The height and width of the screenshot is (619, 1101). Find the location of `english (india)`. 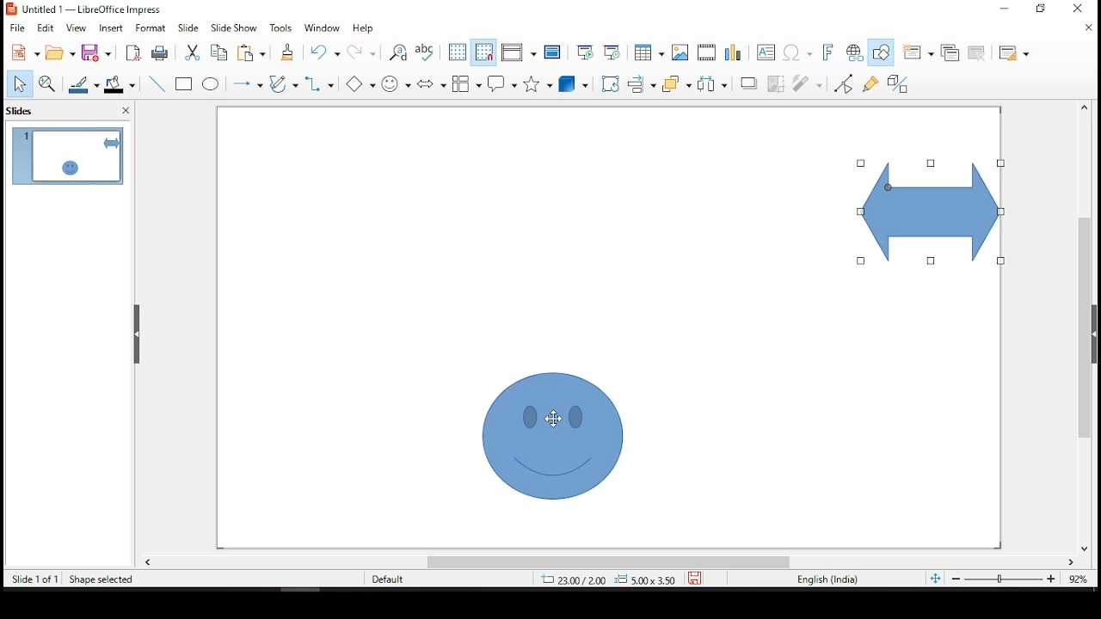

english (india) is located at coordinates (827, 578).